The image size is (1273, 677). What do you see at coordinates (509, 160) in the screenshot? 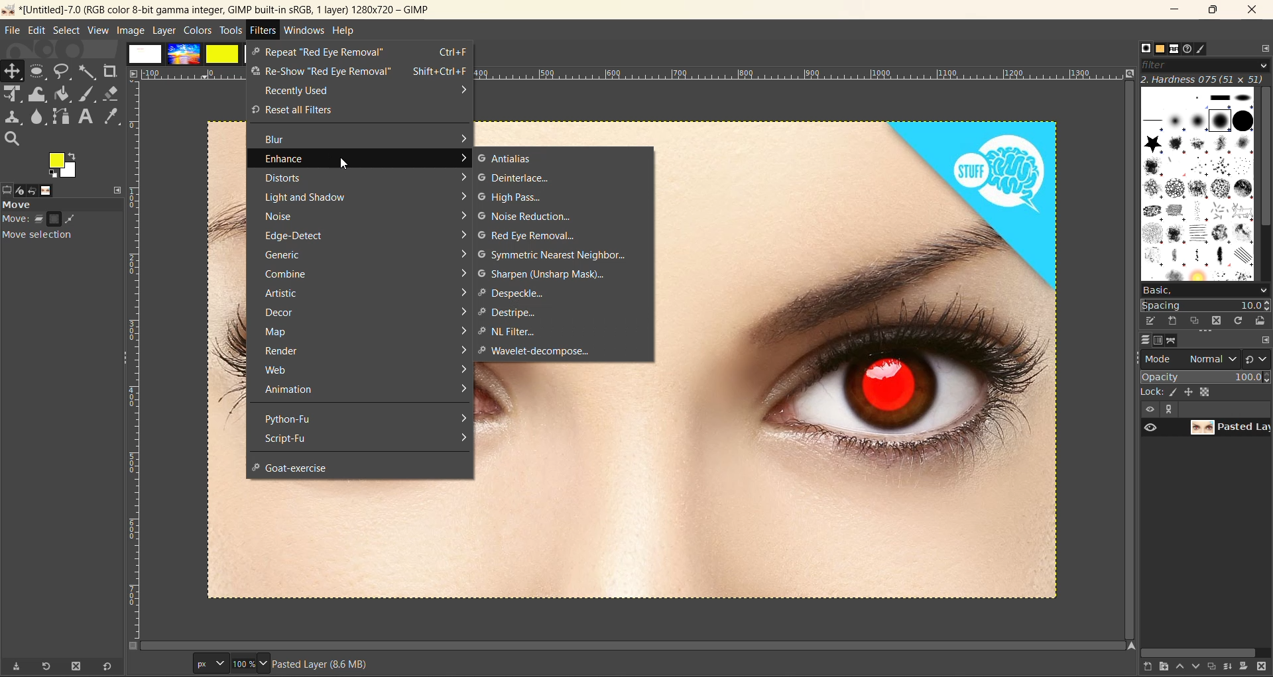
I see `antialias` at bounding box center [509, 160].